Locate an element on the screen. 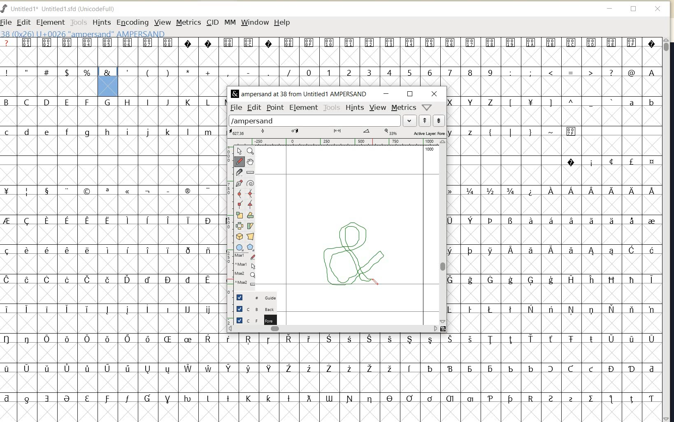  SCROLLBAR is located at coordinates (443, 232).